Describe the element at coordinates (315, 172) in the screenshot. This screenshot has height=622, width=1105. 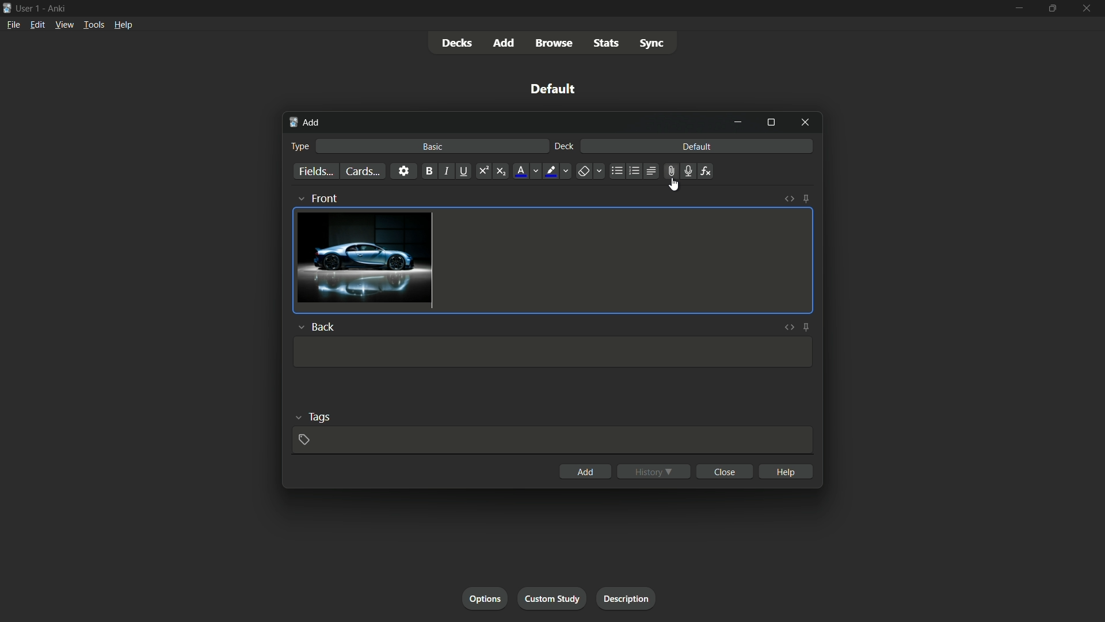
I see `fields` at that location.